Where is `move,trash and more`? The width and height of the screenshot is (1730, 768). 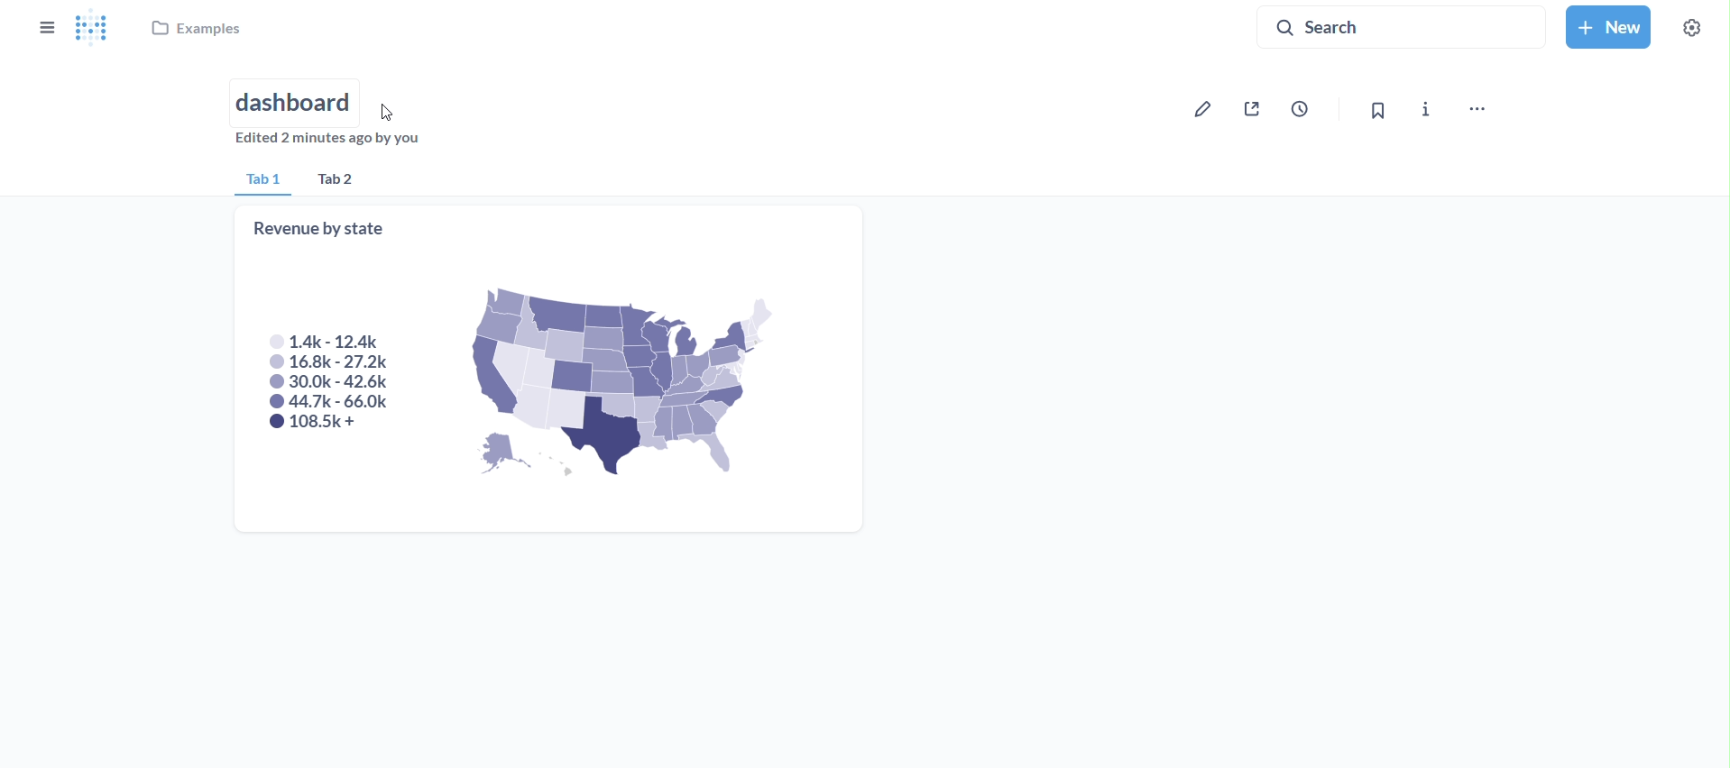
move,trash and more is located at coordinates (1477, 111).